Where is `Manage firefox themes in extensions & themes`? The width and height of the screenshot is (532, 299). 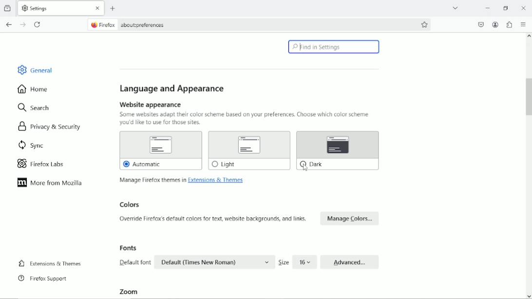 Manage firefox themes in extensions & themes is located at coordinates (182, 181).